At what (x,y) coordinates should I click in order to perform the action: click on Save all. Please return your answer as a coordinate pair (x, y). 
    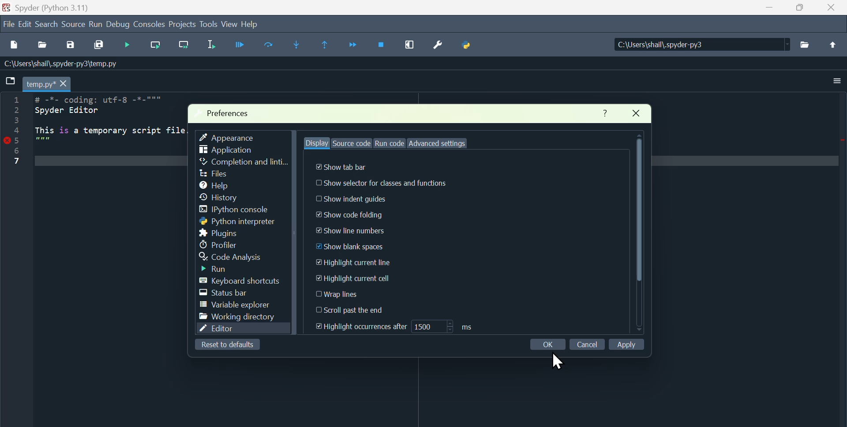
    Looking at the image, I should click on (99, 47).